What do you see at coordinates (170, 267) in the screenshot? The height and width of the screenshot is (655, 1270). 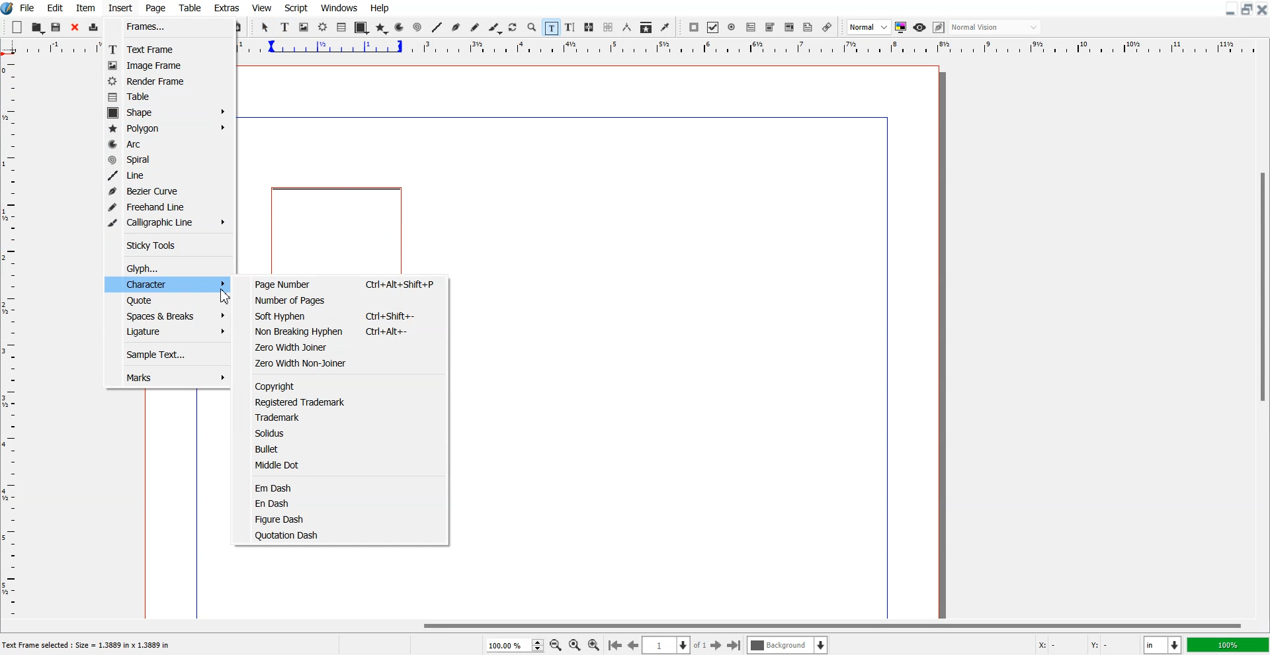 I see `Glyph` at bounding box center [170, 267].